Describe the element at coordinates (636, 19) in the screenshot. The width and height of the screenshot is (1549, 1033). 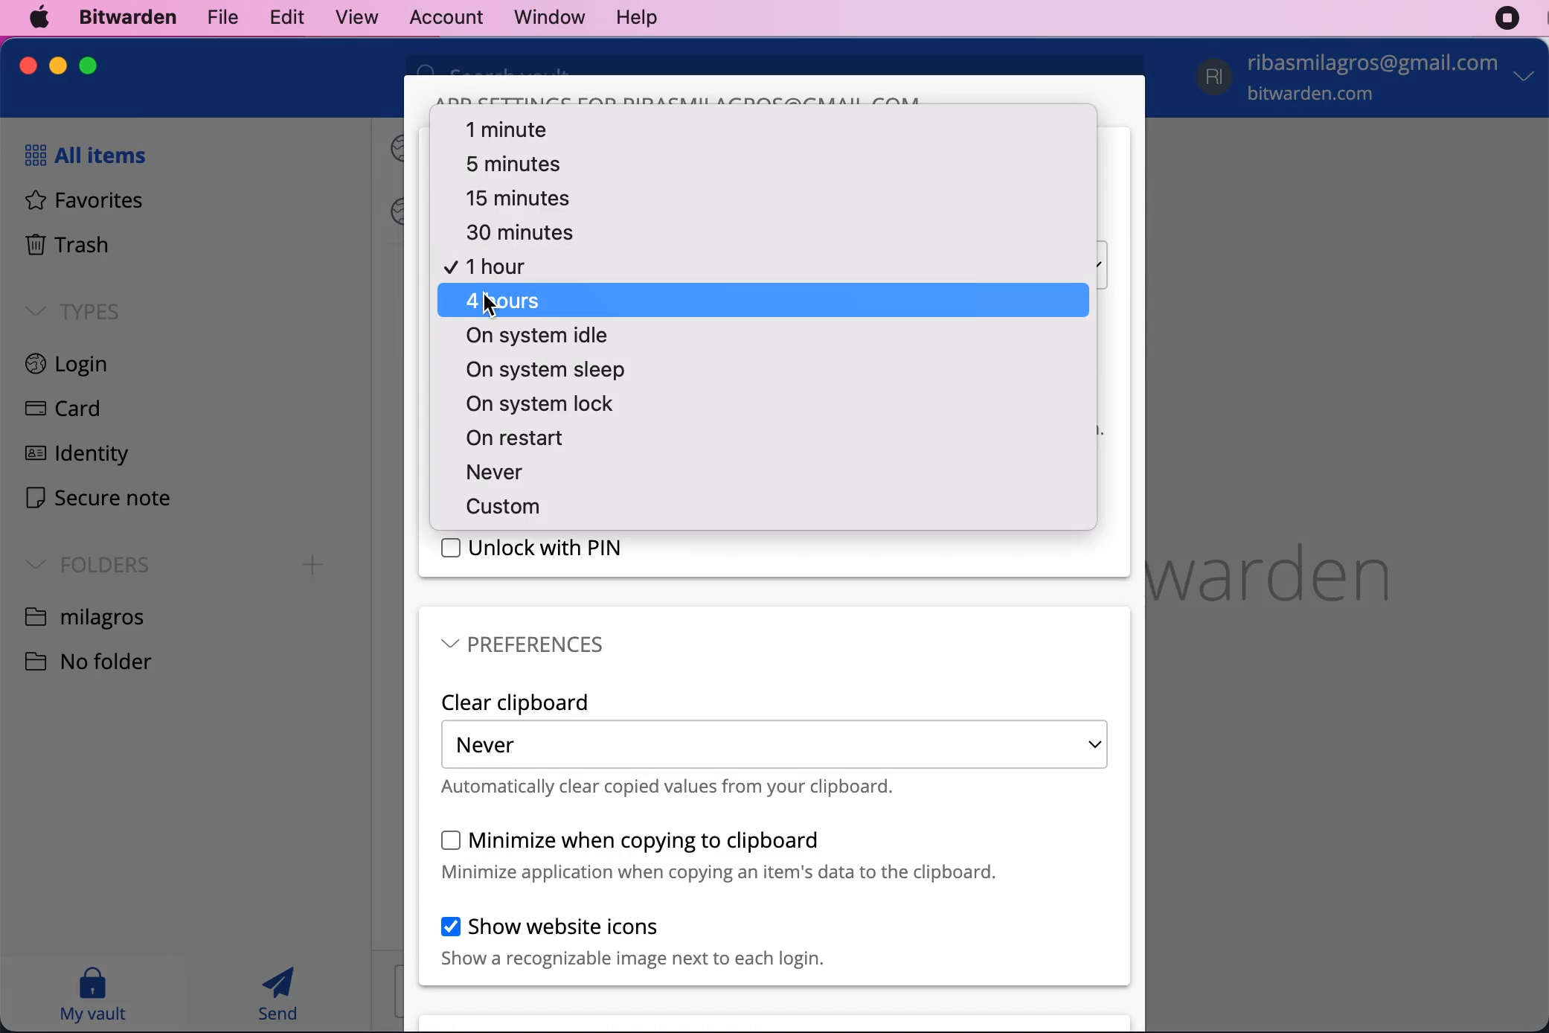
I see `help` at that location.